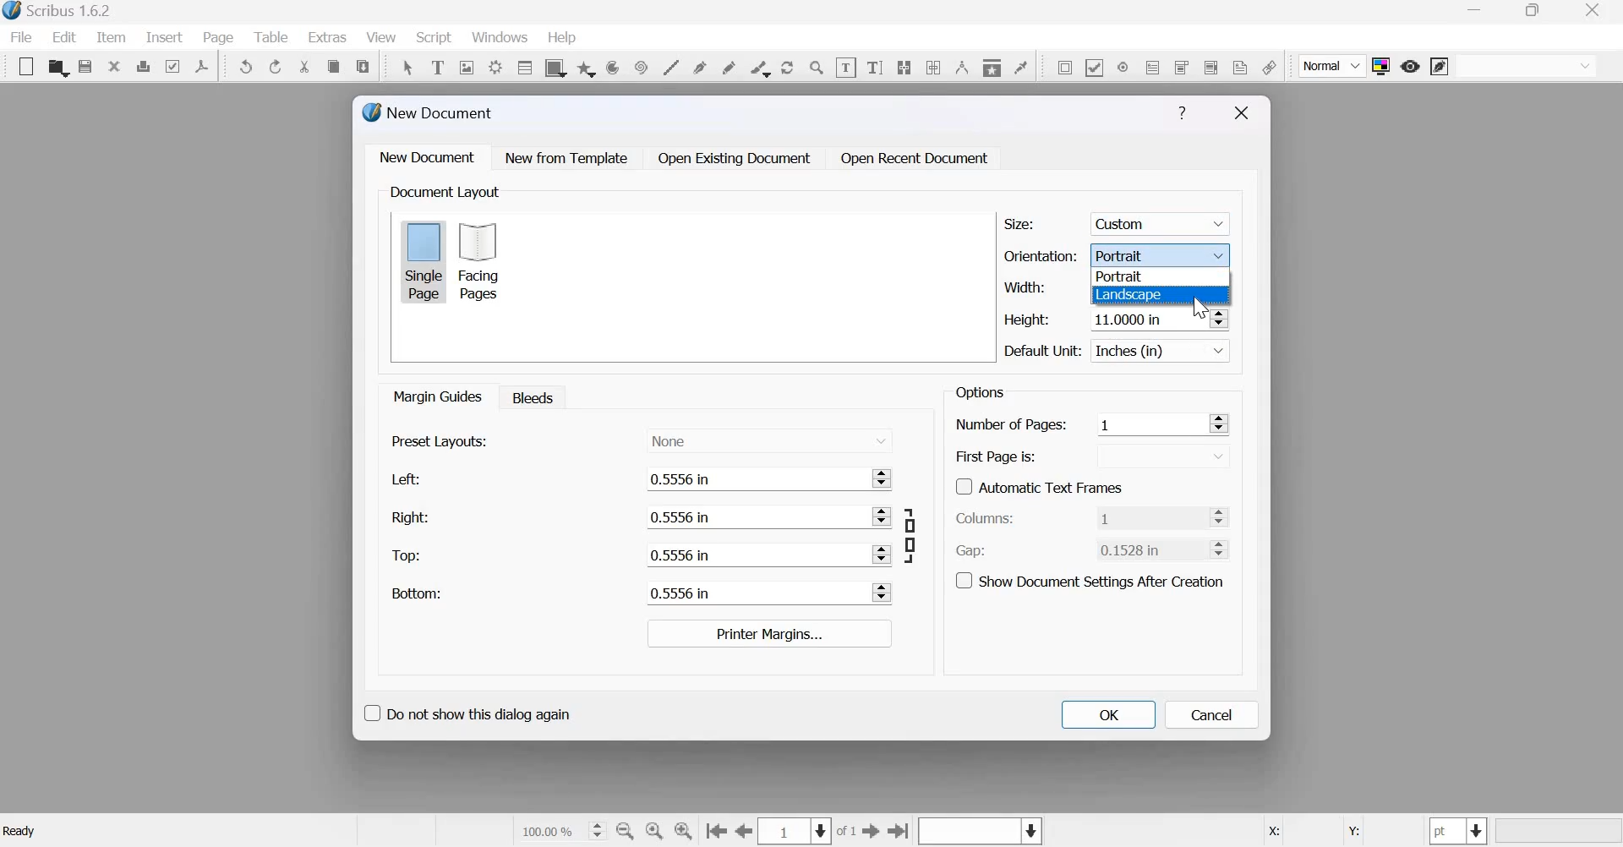 Image resolution: width=1623 pixels, height=847 pixels. Describe the element at coordinates (61, 12) in the screenshot. I see `Scribus 1.6.2 - [Document-1]` at that location.